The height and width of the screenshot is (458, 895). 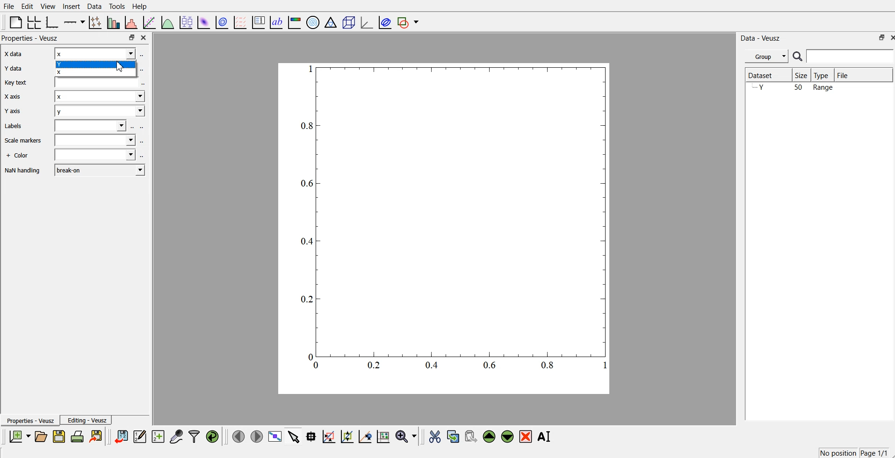 I want to click on minimise, so click(x=131, y=36).